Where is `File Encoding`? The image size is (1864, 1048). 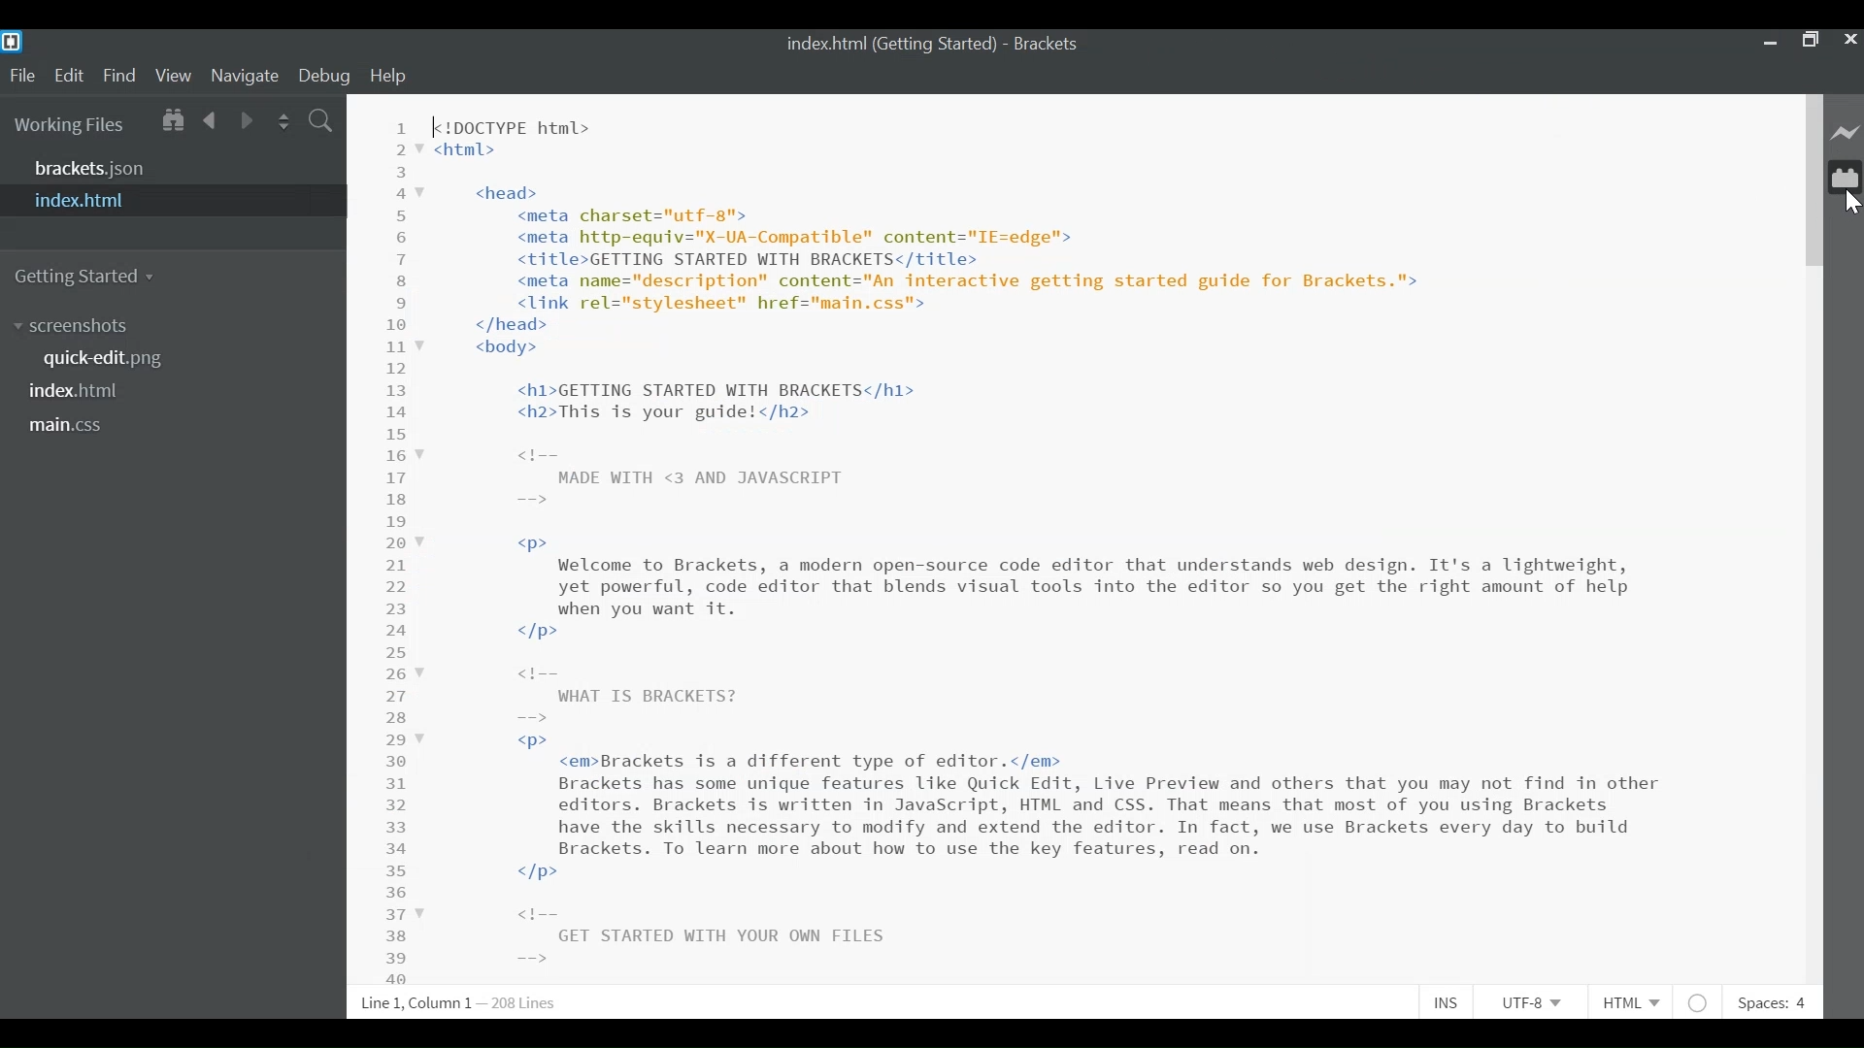
File Encoding is located at coordinates (1527, 1001).